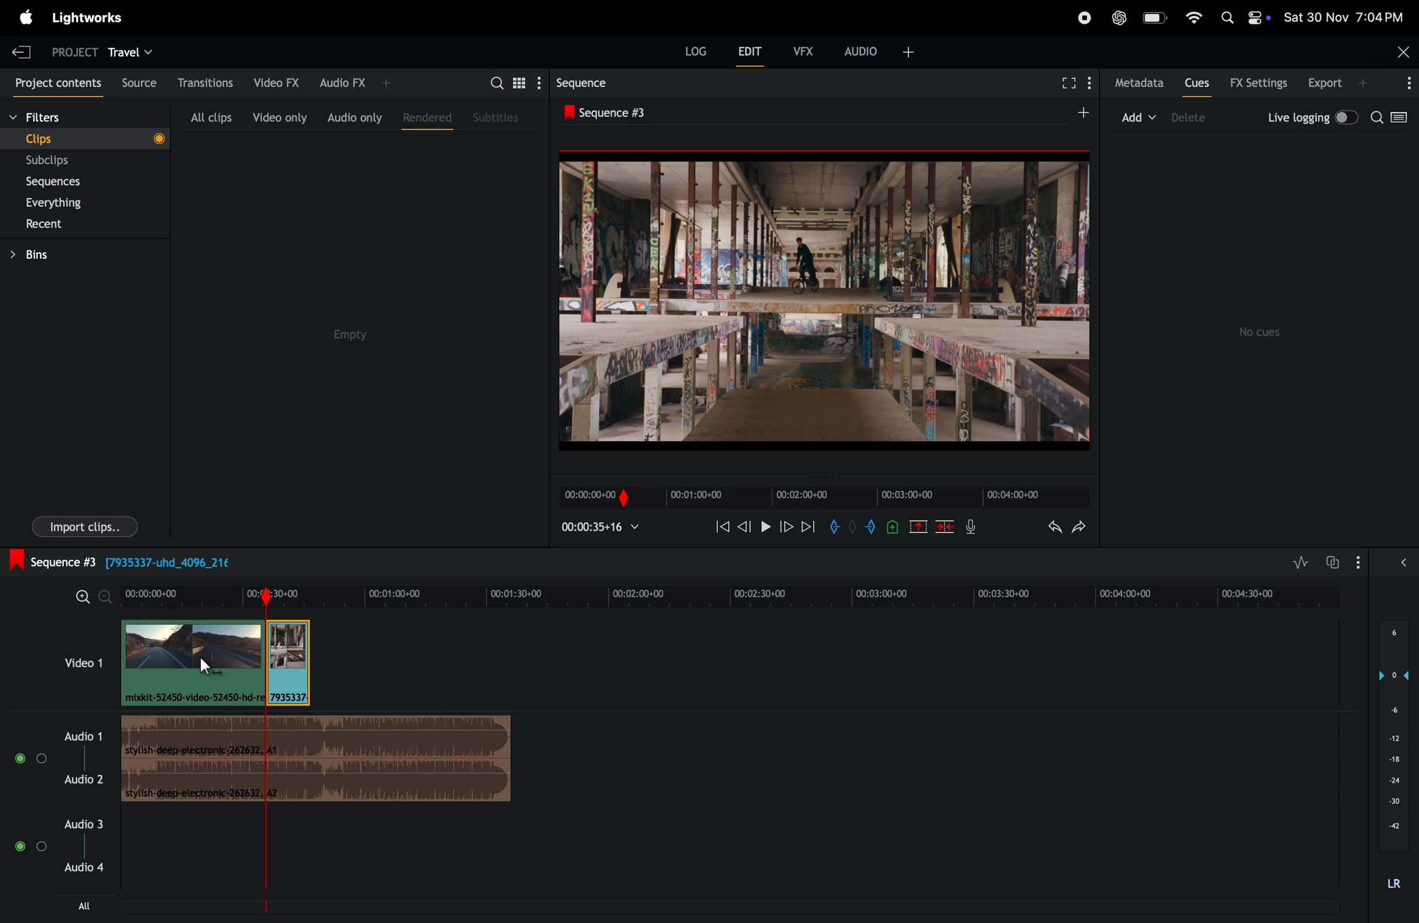  What do you see at coordinates (1340, 83) in the screenshot?
I see `export +` at bounding box center [1340, 83].